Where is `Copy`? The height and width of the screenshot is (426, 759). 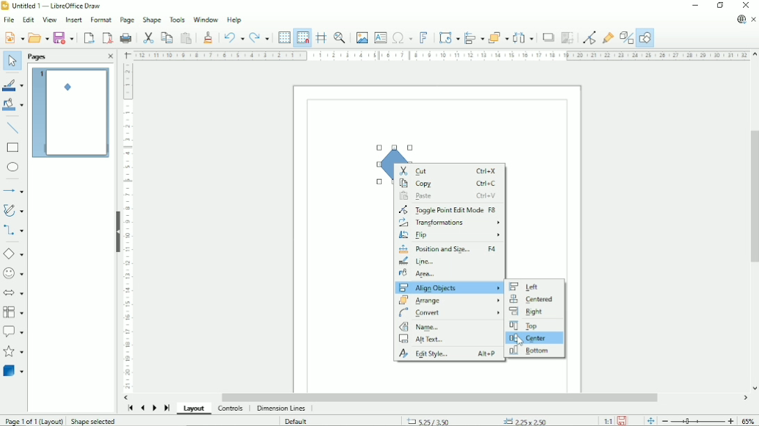
Copy is located at coordinates (448, 184).